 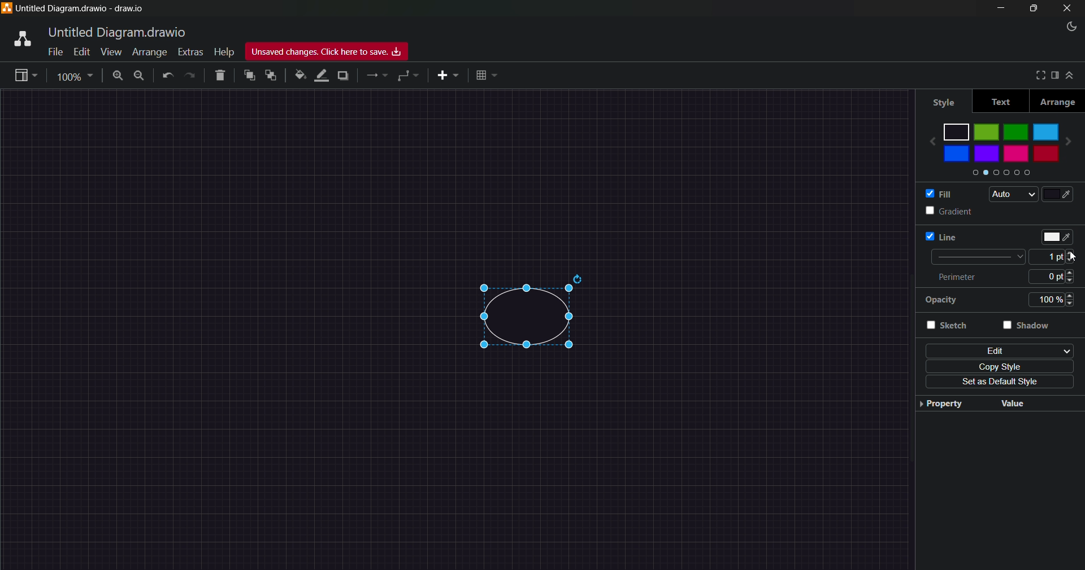 What do you see at coordinates (1047, 132) in the screenshot?
I see `sky blue` at bounding box center [1047, 132].